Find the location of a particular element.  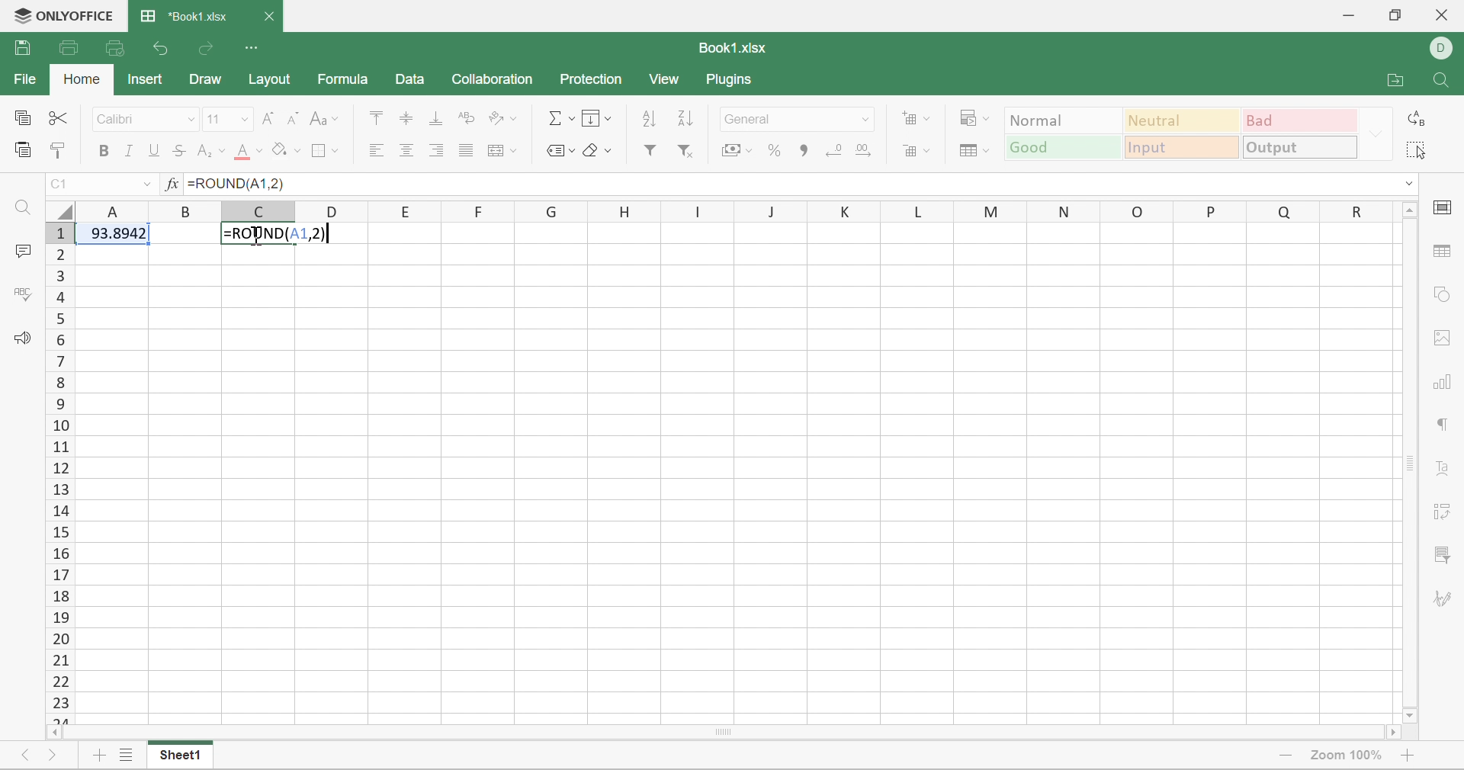

Zoom in is located at coordinates (1408, 756).